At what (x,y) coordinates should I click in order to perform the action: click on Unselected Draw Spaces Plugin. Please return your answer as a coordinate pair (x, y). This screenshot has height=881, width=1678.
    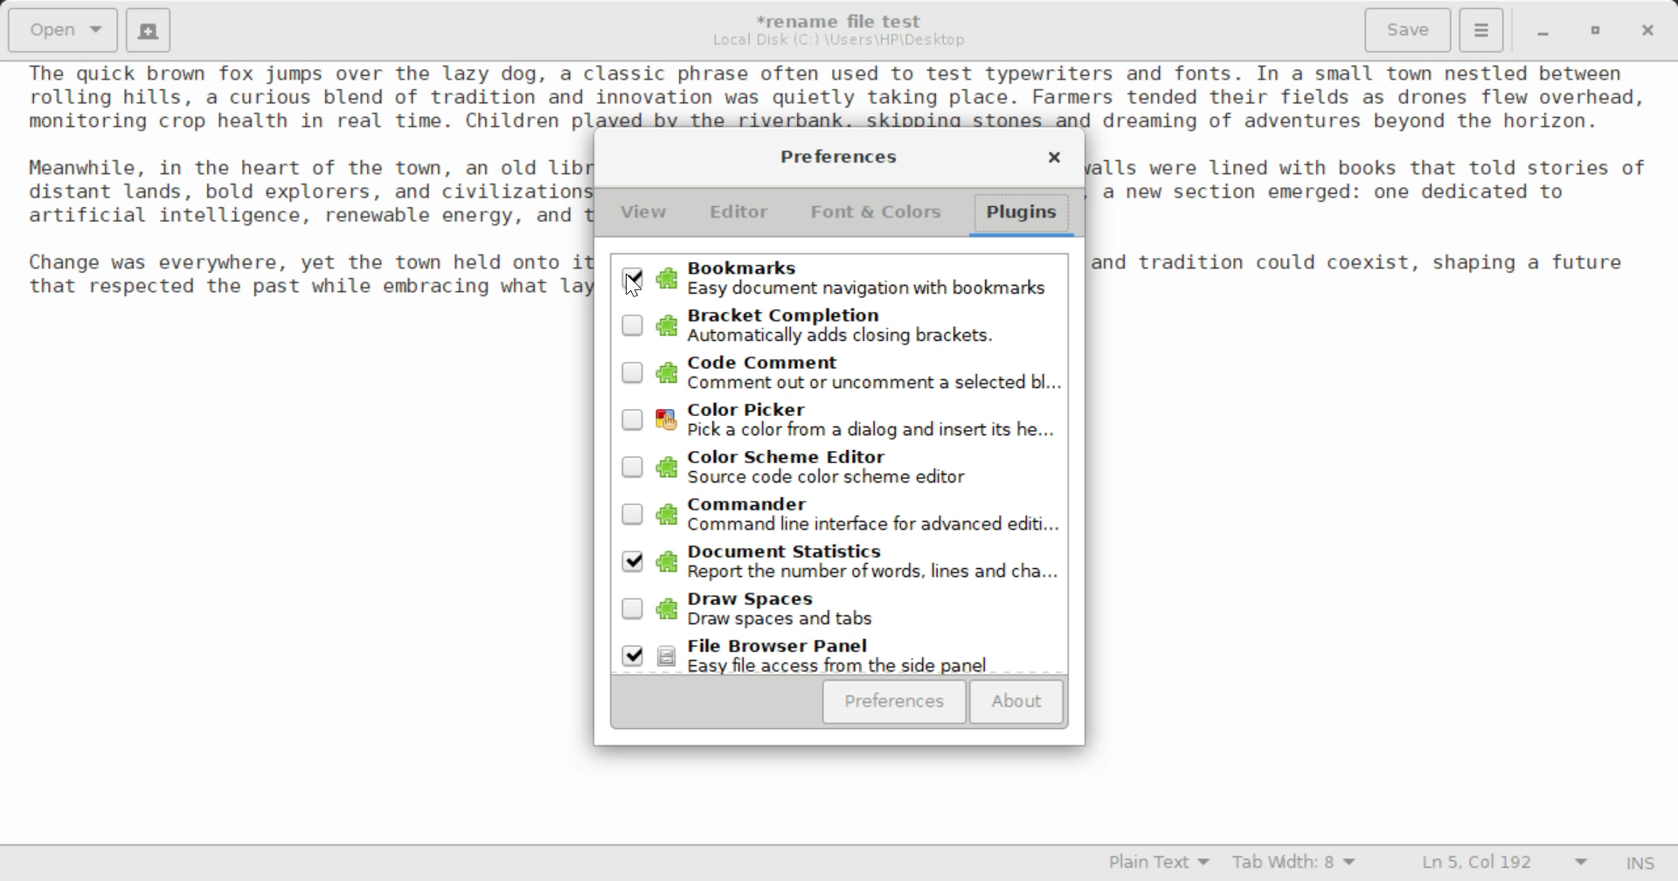
    Looking at the image, I should click on (841, 612).